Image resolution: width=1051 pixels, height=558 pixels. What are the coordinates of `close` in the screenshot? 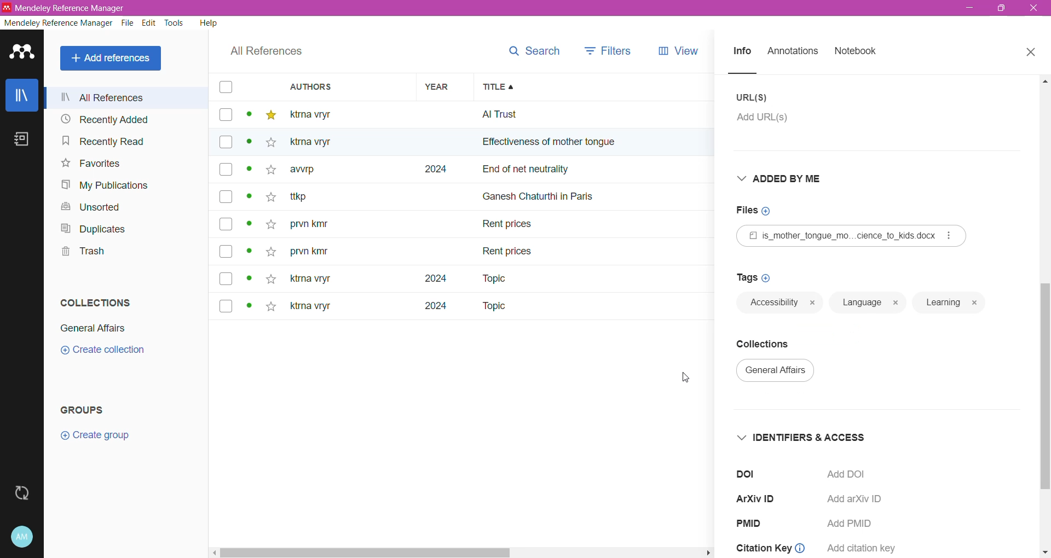 It's located at (812, 303).